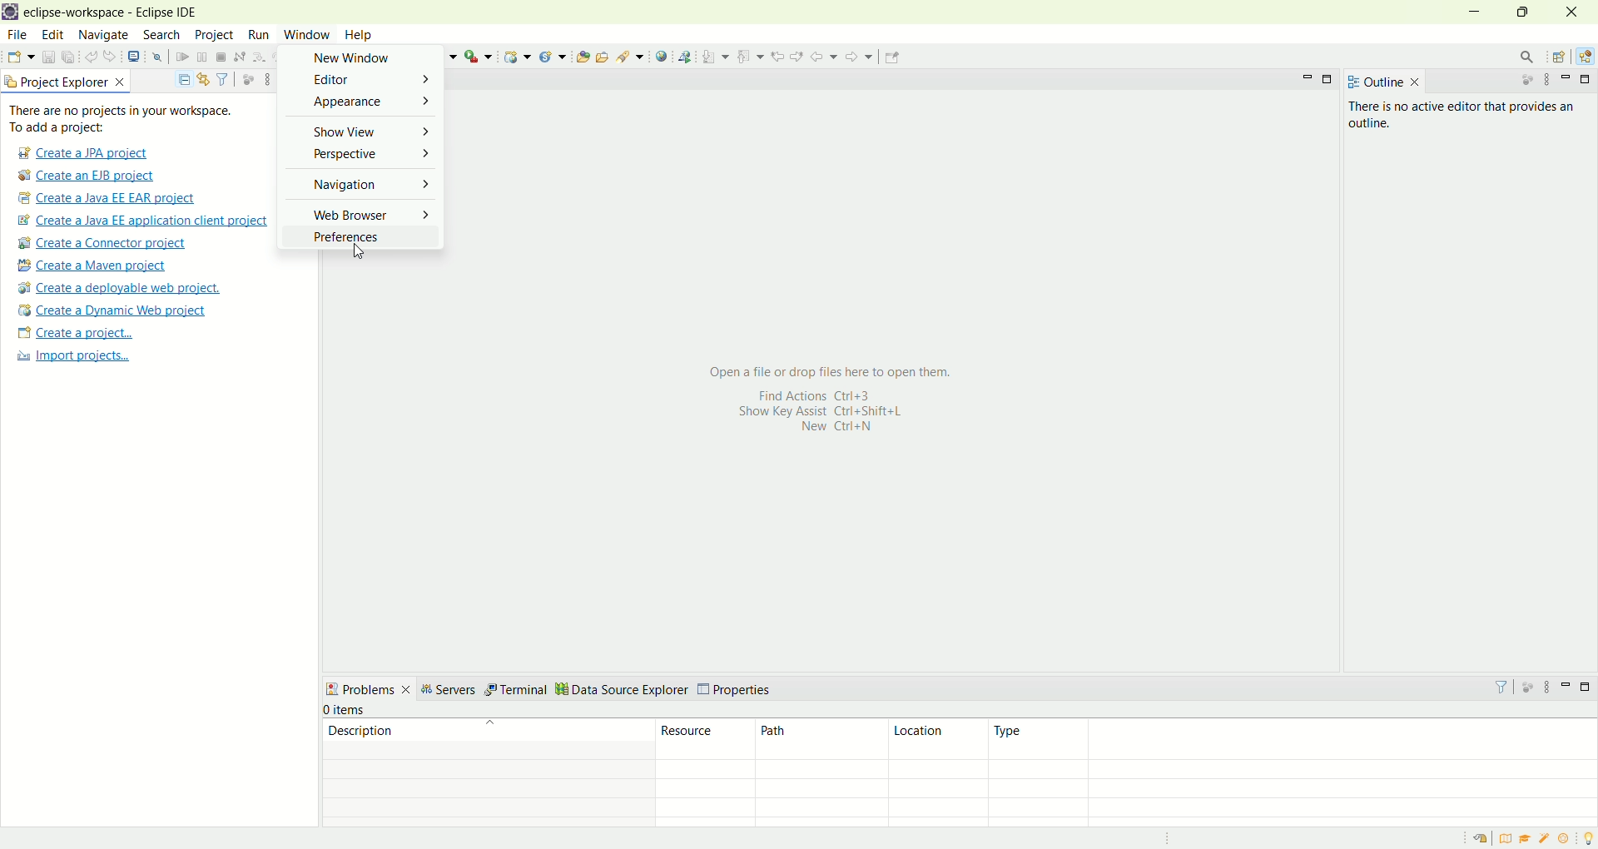 The width and height of the screenshot is (1598, 849). What do you see at coordinates (246, 78) in the screenshot?
I see `focus on active task` at bounding box center [246, 78].